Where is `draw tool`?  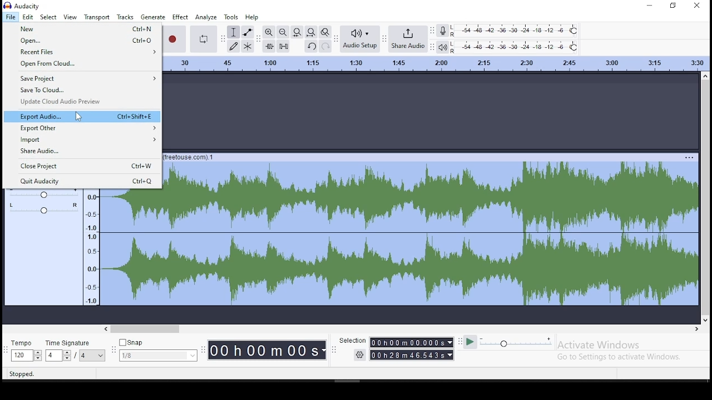 draw tool is located at coordinates (233, 46).